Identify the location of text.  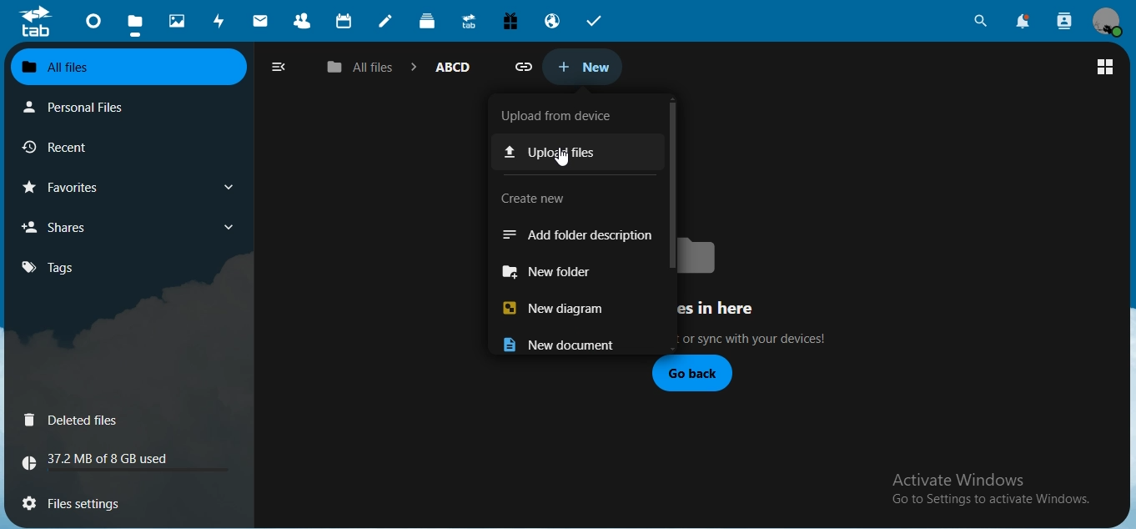
(758, 322).